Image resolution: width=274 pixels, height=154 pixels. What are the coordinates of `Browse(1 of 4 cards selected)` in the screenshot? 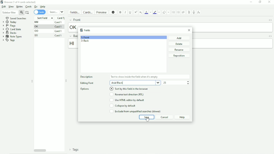 It's located at (19, 2).